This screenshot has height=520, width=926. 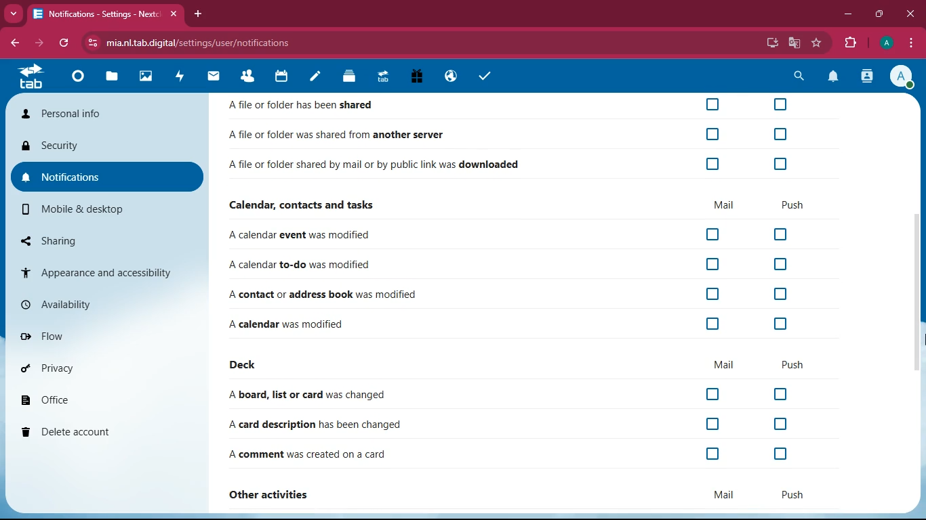 What do you see at coordinates (206, 43) in the screenshot?
I see `mia.nl.tab.digital/settings/user/notifications` at bounding box center [206, 43].